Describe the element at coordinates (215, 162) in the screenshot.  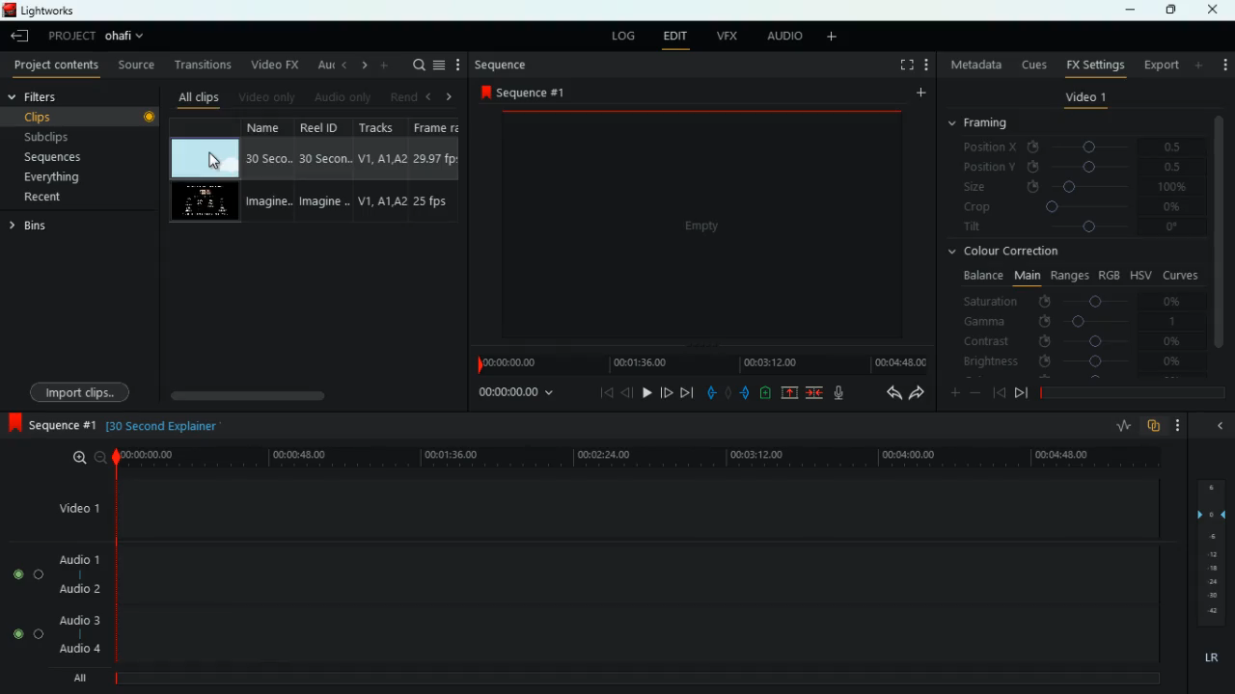
I see `Cursor` at that location.